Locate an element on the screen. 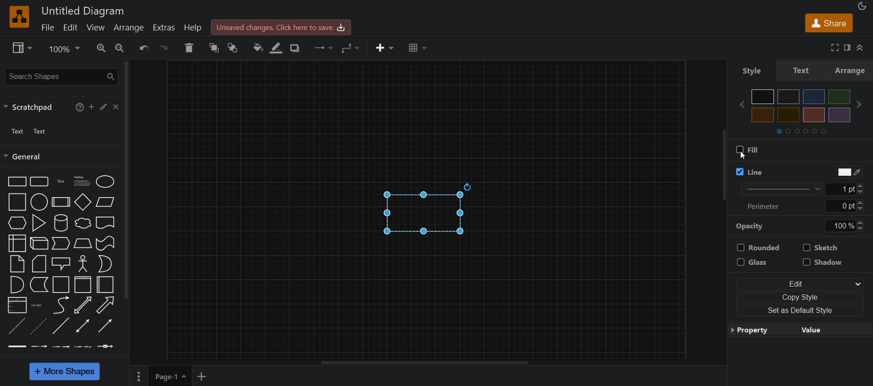 The image size is (873, 386). rounded is located at coordinates (758, 247).